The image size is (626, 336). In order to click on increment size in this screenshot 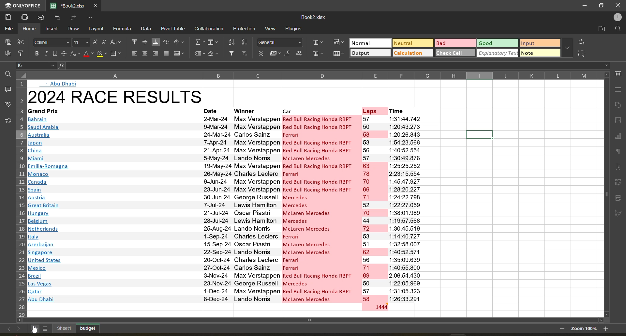, I will do `click(95, 41)`.